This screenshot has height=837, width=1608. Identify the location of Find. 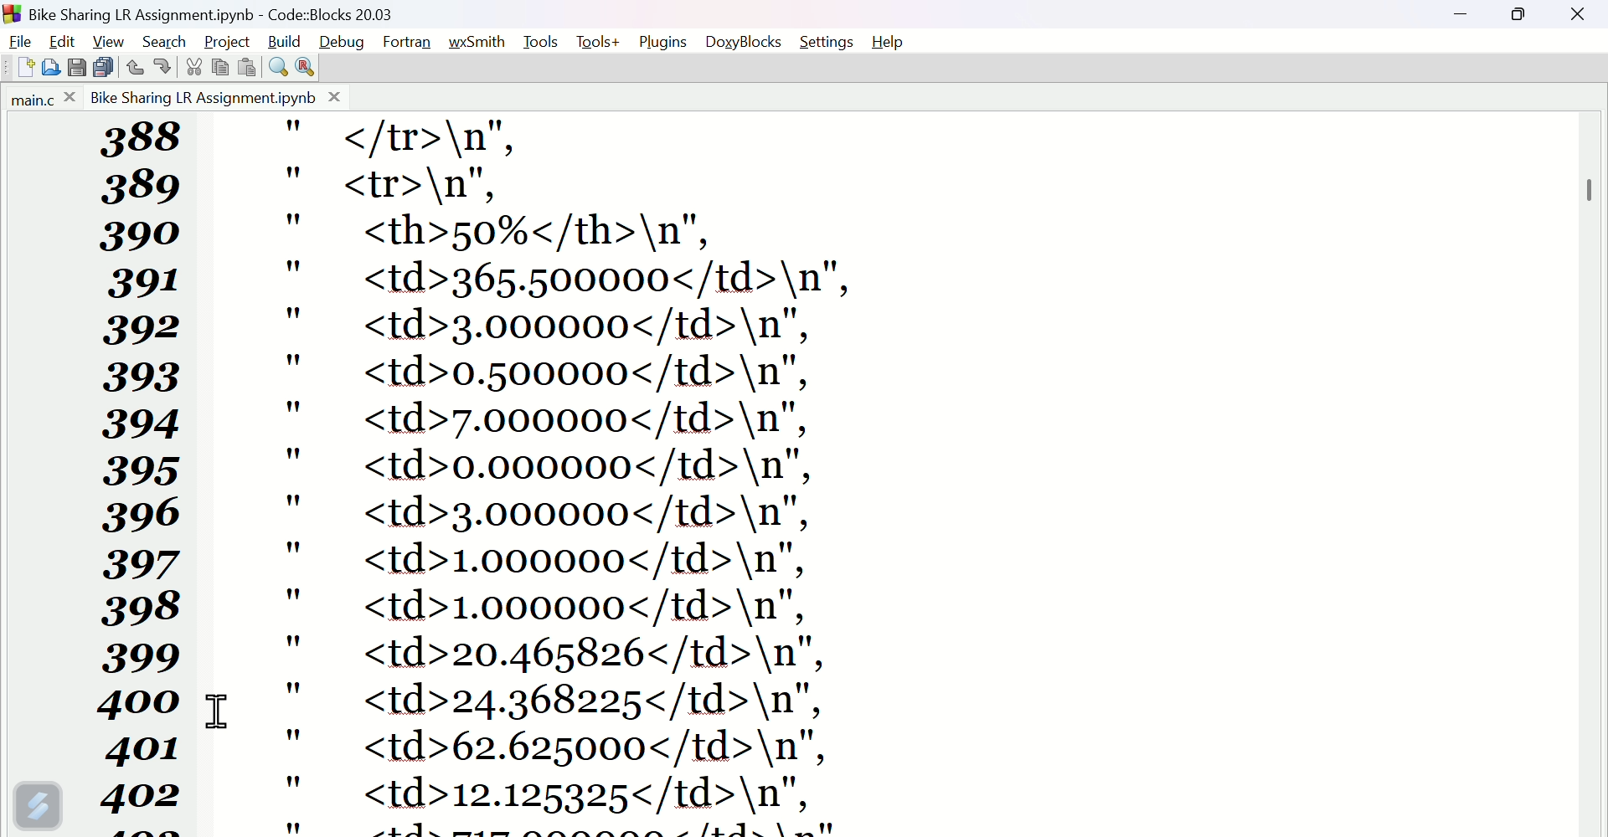
(274, 66).